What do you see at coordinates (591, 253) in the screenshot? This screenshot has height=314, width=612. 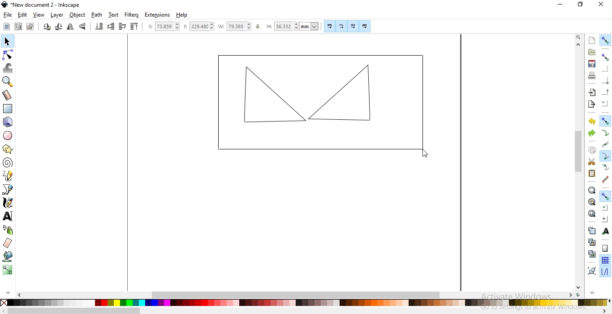 I see `cut the selected clone` at bounding box center [591, 253].